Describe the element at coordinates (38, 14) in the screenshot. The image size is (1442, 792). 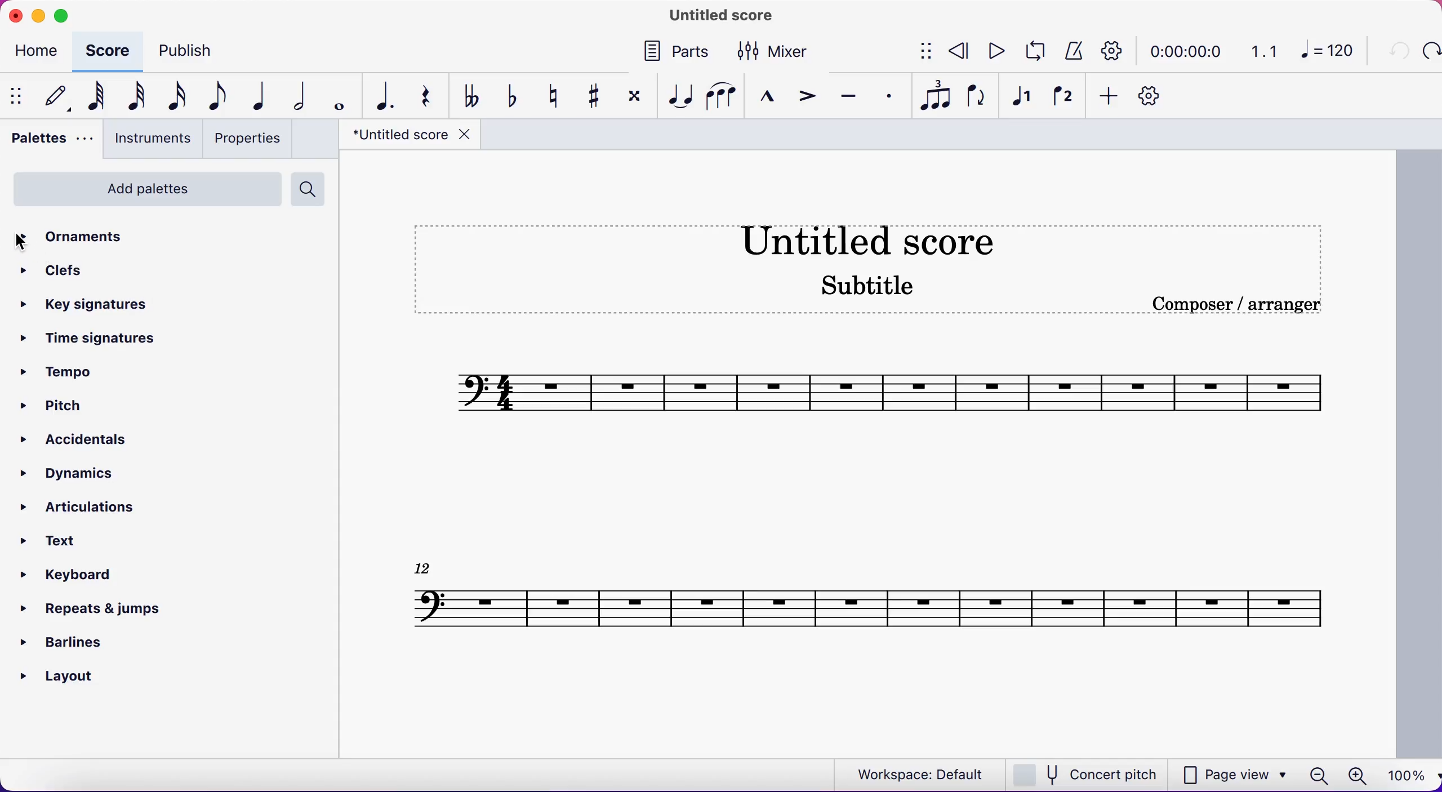
I see `minimize` at that location.